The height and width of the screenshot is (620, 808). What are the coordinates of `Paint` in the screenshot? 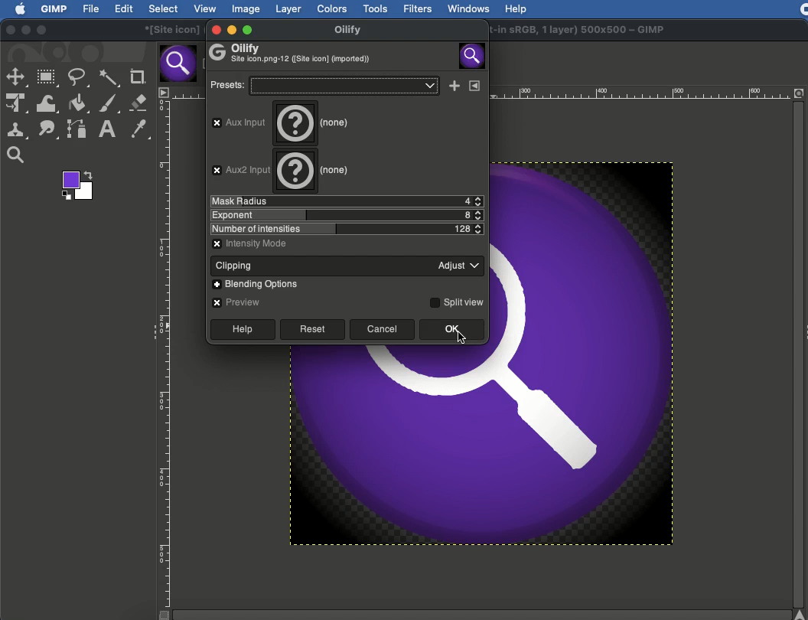 It's located at (110, 103).